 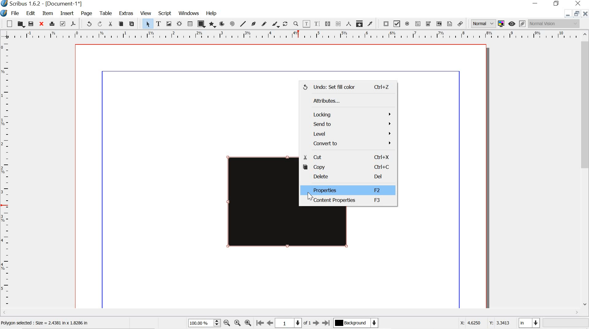 What do you see at coordinates (407, 24) in the screenshot?
I see `pdf radio button` at bounding box center [407, 24].